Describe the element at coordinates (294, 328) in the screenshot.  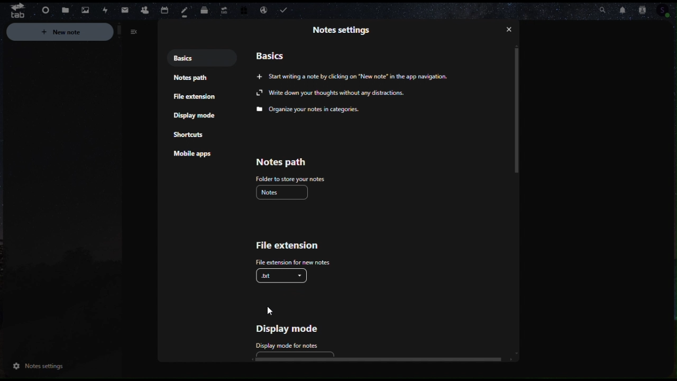
I see `Display mode` at that location.